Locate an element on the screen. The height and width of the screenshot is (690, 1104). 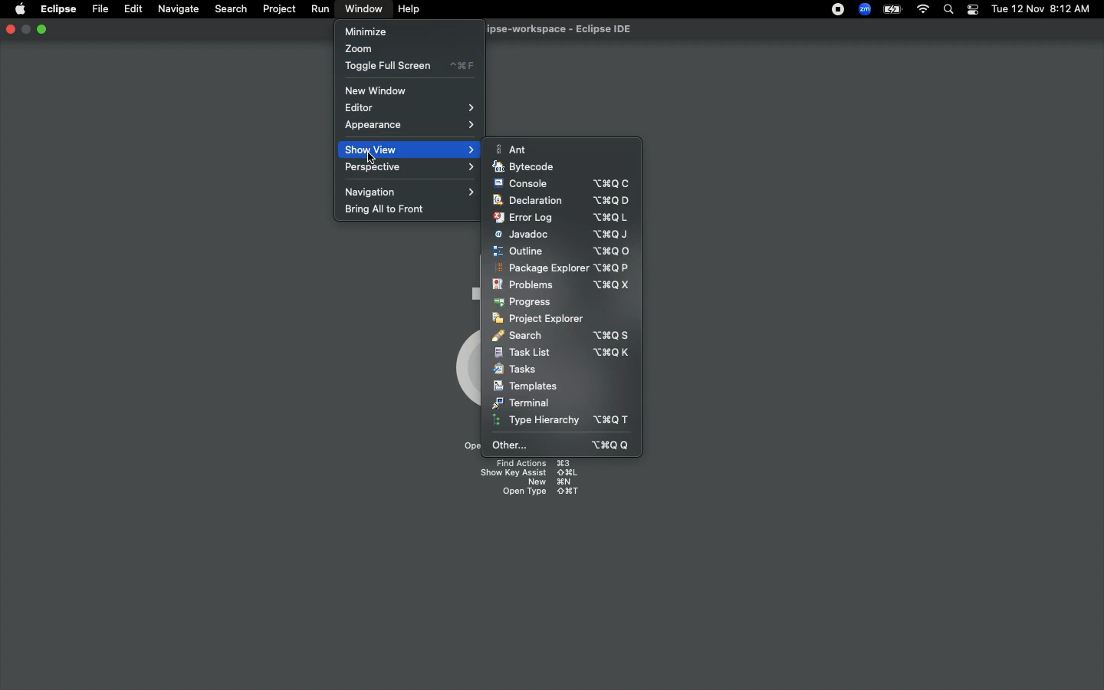
Outline is located at coordinates (559, 252).